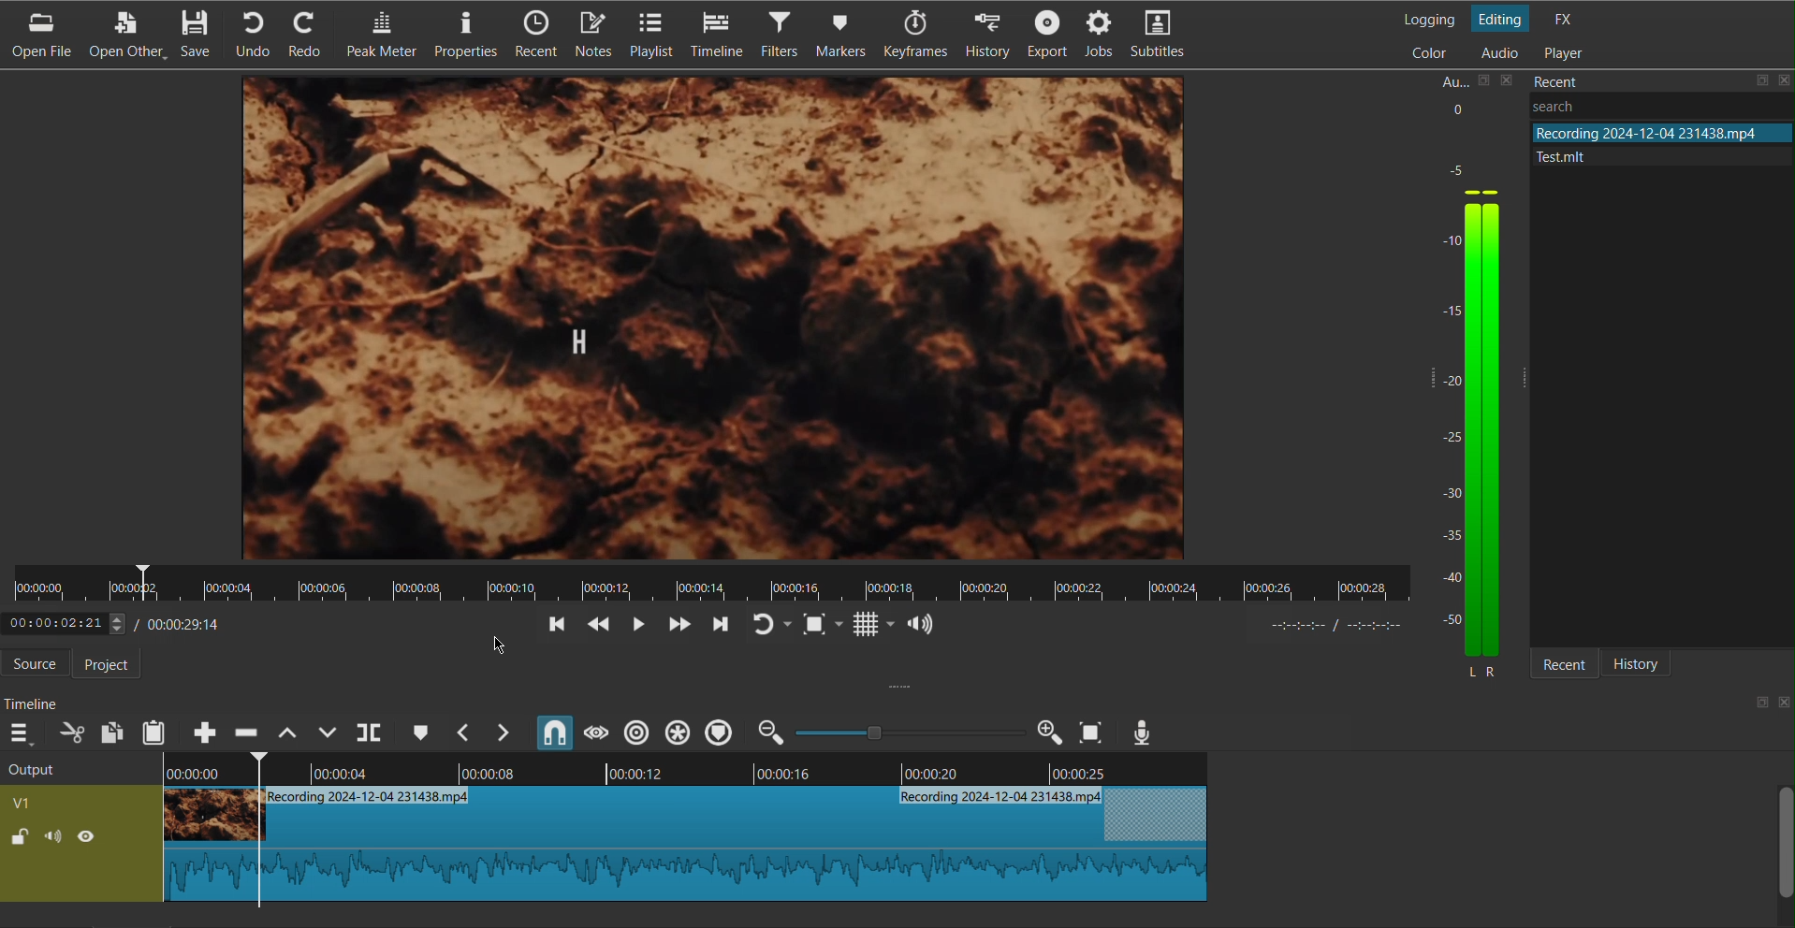 The image size is (1795, 928). I want to click on Video Preview, so click(708, 317).